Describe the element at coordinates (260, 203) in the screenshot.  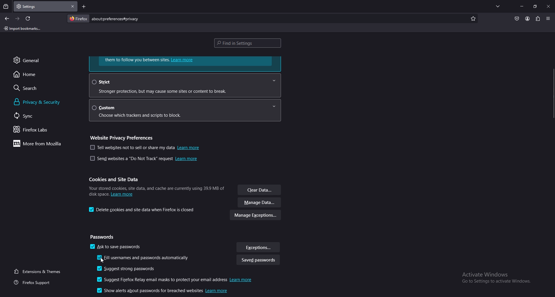
I see `manage data` at that location.